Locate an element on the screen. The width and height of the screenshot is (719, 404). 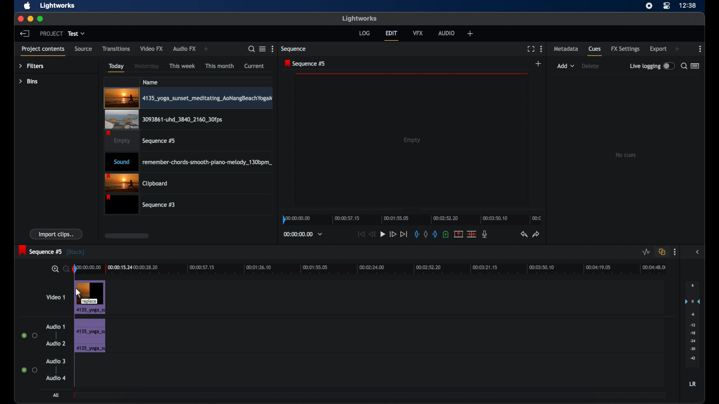
live logging is located at coordinates (651, 66).